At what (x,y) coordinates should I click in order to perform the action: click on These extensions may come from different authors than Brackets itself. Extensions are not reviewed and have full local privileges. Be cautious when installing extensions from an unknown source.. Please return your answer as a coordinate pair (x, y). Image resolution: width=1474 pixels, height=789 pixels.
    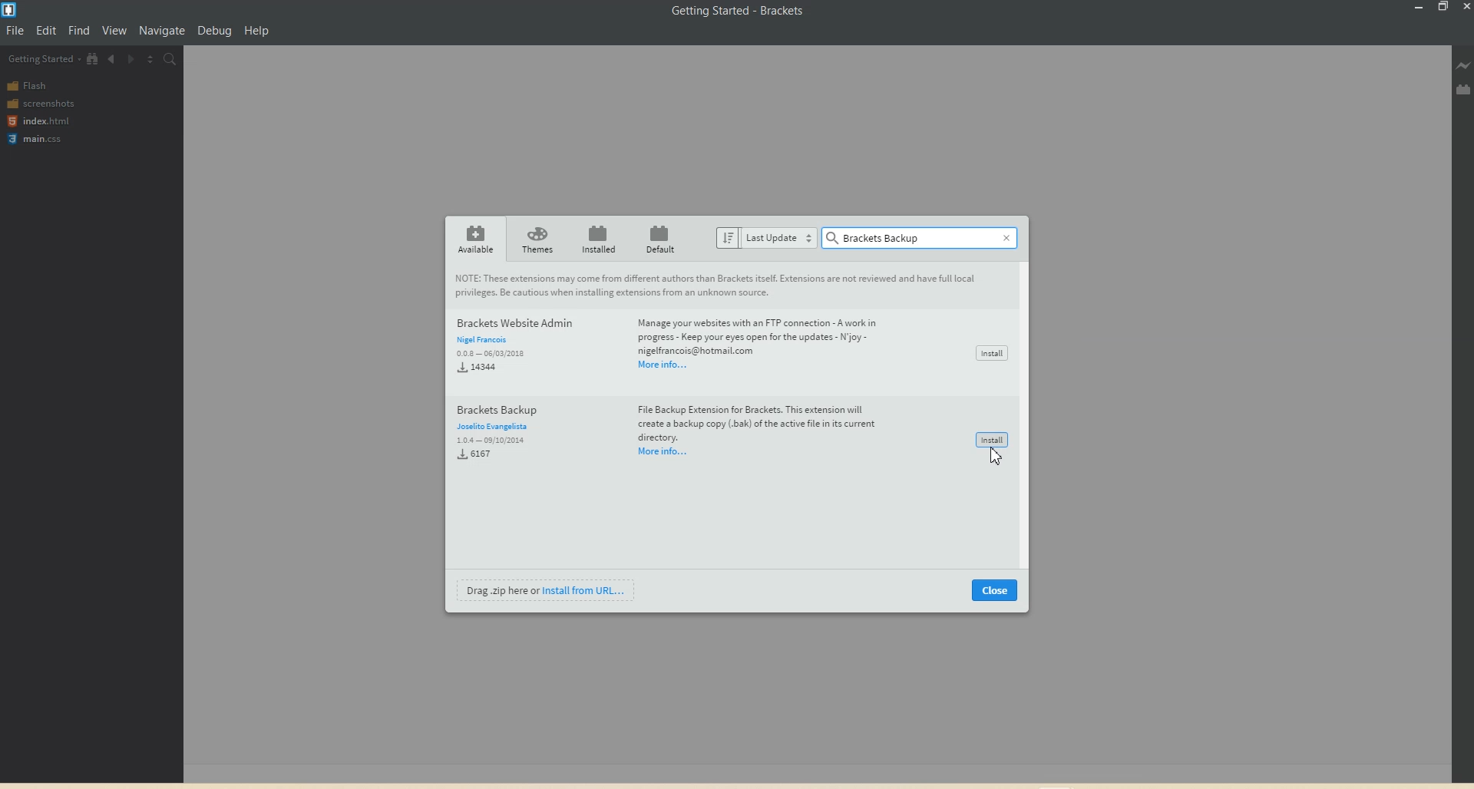
    Looking at the image, I should click on (722, 286).